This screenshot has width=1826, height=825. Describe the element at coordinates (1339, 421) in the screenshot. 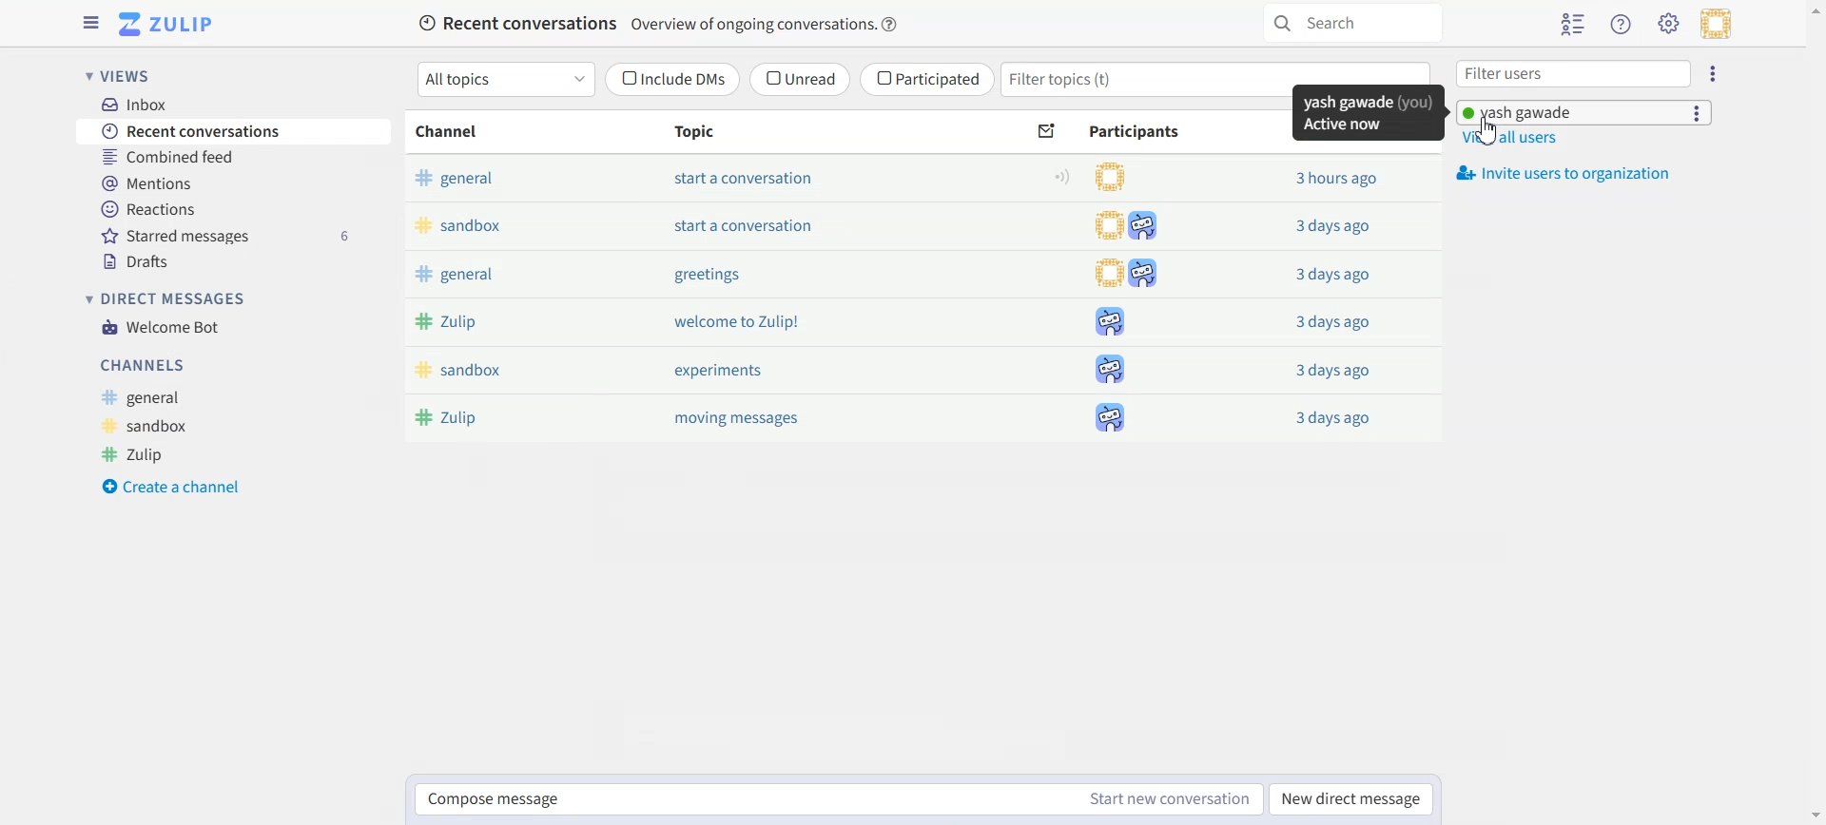

I see `3 days ago` at that location.